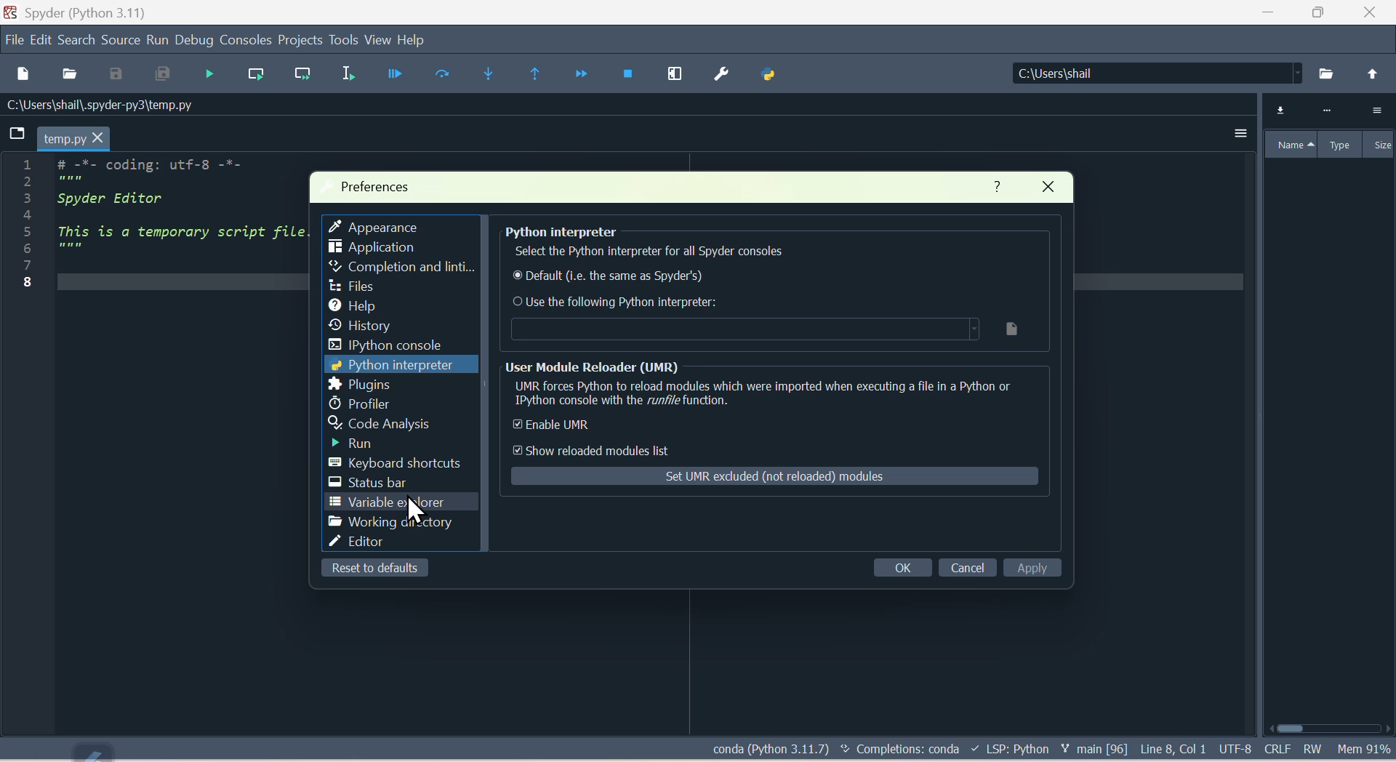  Describe the element at coordinates (1040, 570) in the screenshot. I see `Apply` at that location.